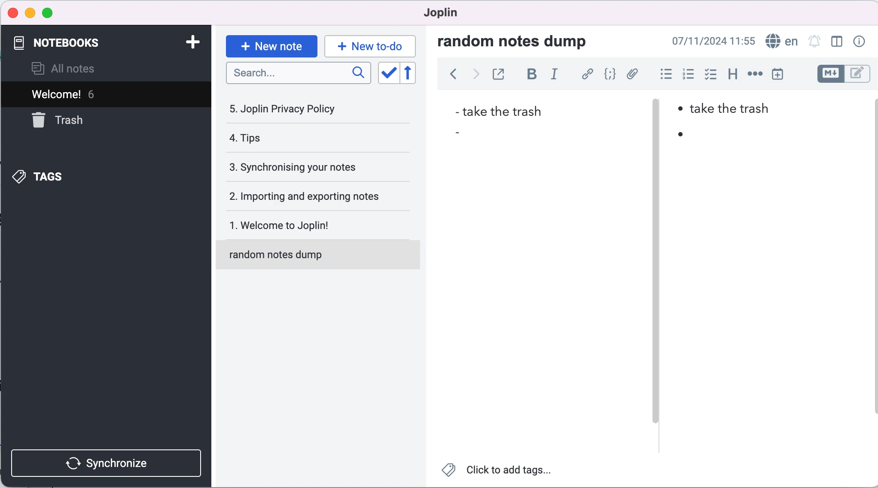 This screenshot has height=488, width=878. I want to click on take the trash, so click(500, 111).